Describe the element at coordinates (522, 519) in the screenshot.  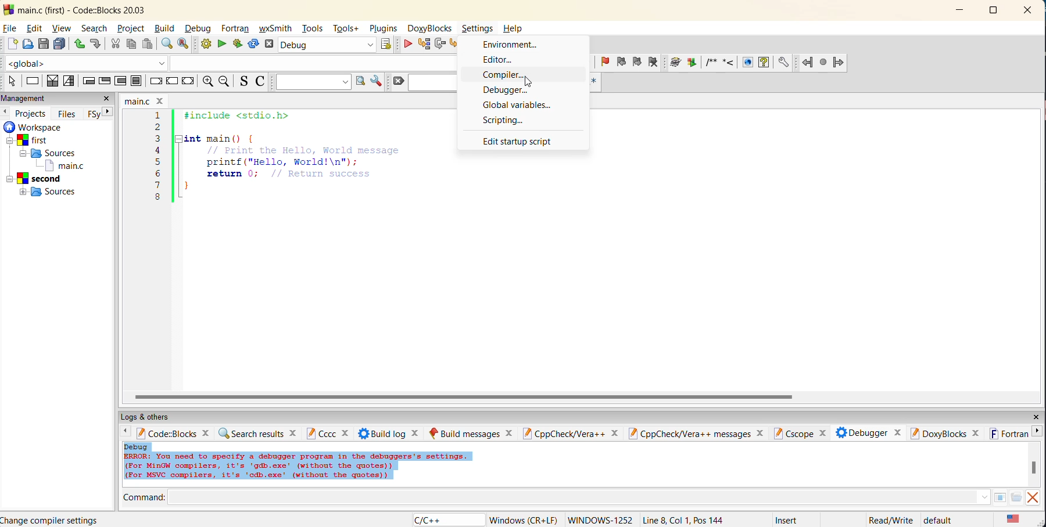
I see `Windows (CR+LF)` at that location.